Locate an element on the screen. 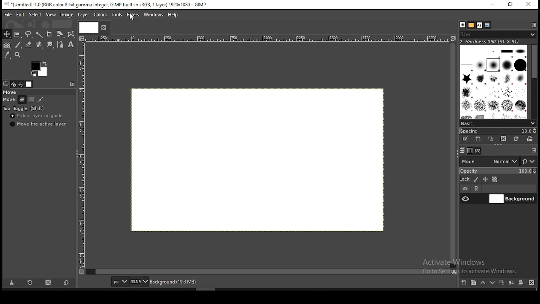 The height and width of the screenshot is (304, 540). move paths is located at coordinates (40, 100).